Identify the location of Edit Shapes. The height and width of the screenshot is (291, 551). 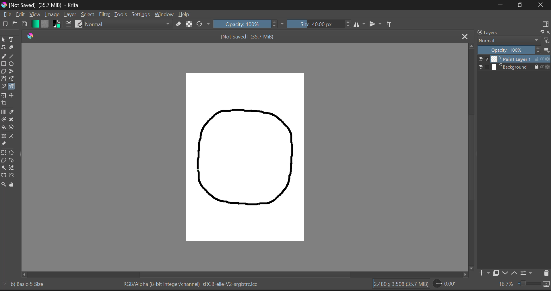
(4, 47).